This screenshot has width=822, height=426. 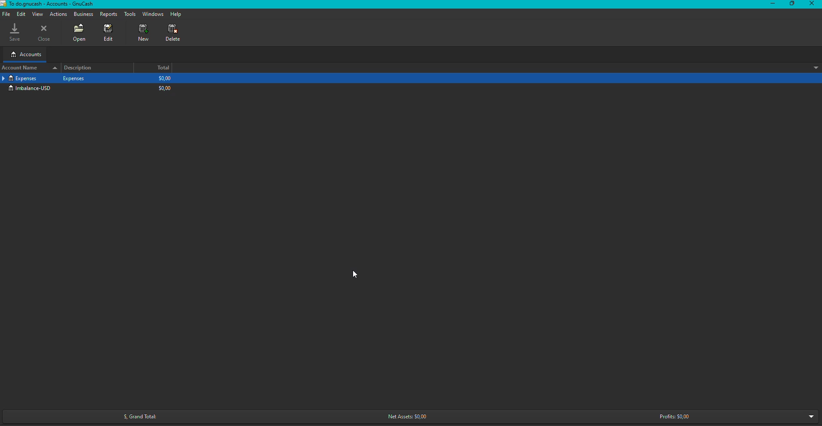 I want to click on Total, so click(x=160, y=68).